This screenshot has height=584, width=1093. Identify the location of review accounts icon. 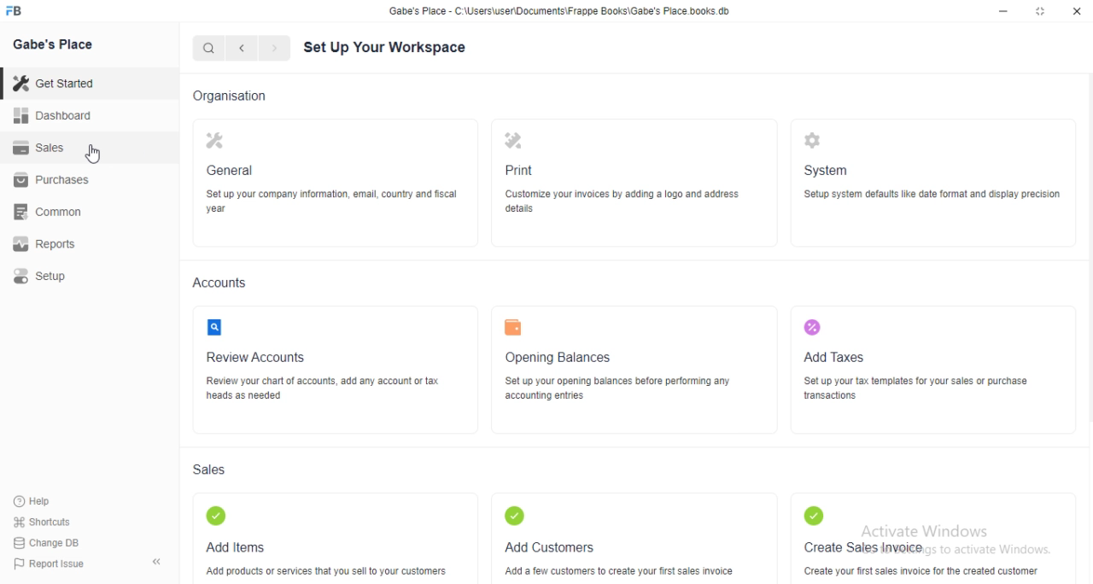
(215, 327).